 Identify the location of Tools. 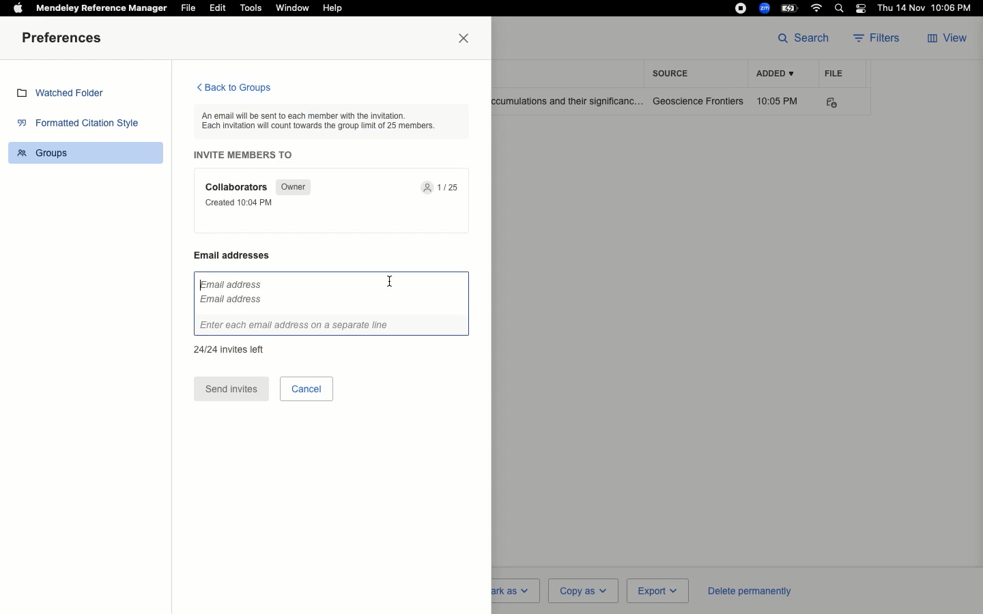
(251, 8).